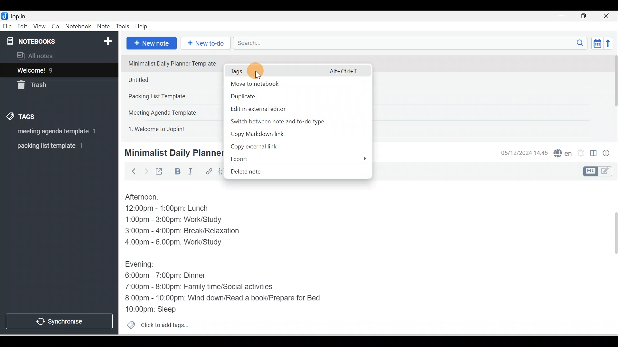 The height and width of the screenshot is (347, 618). Describe the element at coordinates (523, 153) in the screenshot. I see `Date & time` at that location.